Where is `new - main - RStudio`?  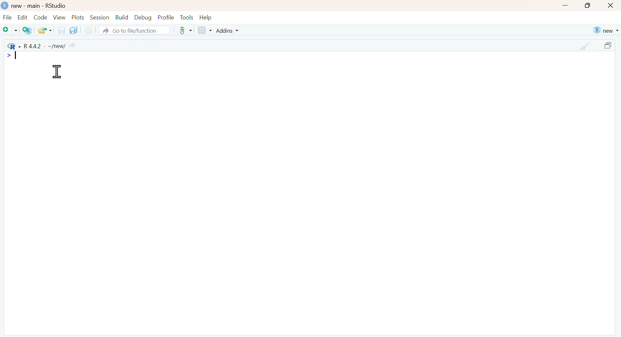
new - main - RStudio is located at coordinates (40, 6).